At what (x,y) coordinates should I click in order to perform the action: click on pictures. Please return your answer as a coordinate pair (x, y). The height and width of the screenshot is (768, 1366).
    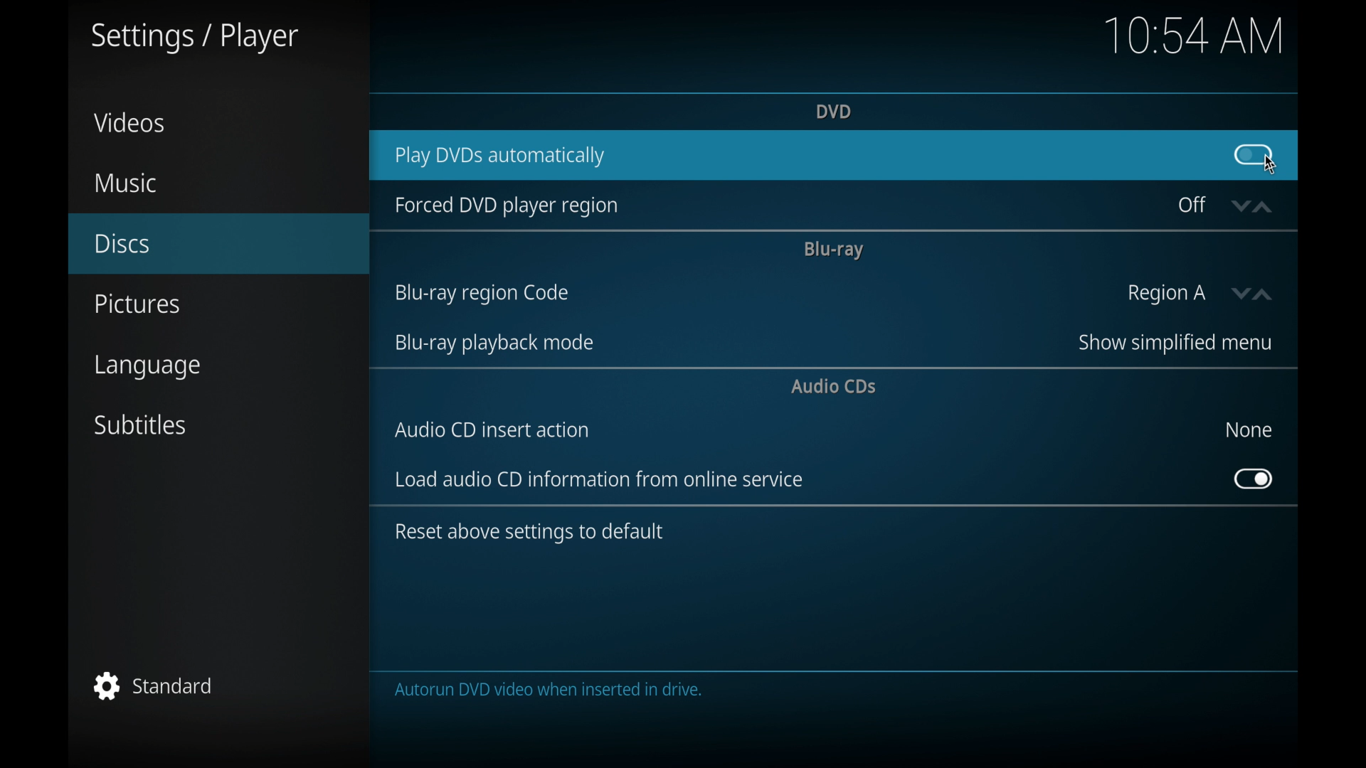
    Looking at the image, I should click on (137, 304).